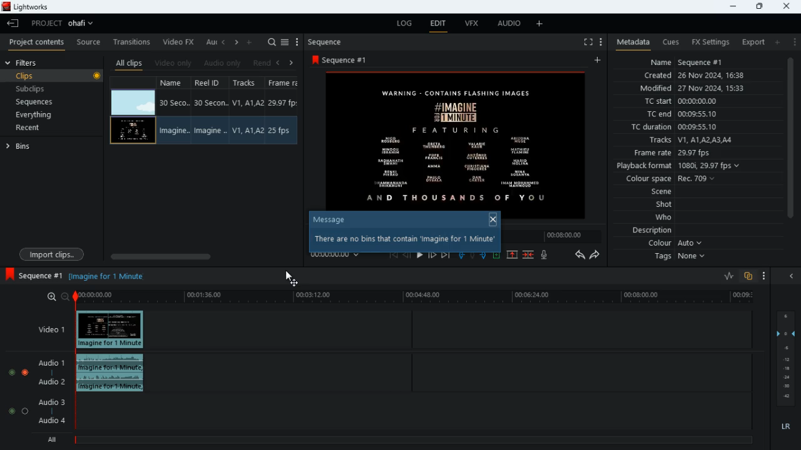 This screenshot has height=450, width=801. I want to click on zoom, so click(58, 296).